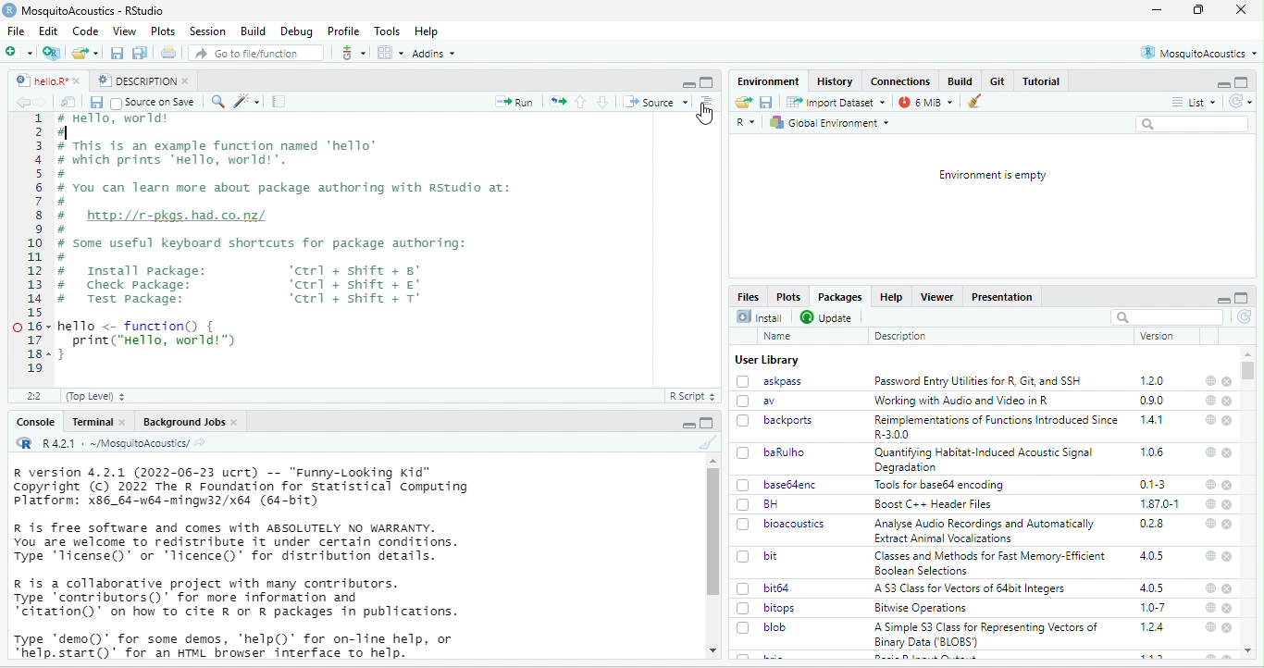 The width and height of the screenshot is (1264, 668). I want to click on maximize, so click(688, 423).